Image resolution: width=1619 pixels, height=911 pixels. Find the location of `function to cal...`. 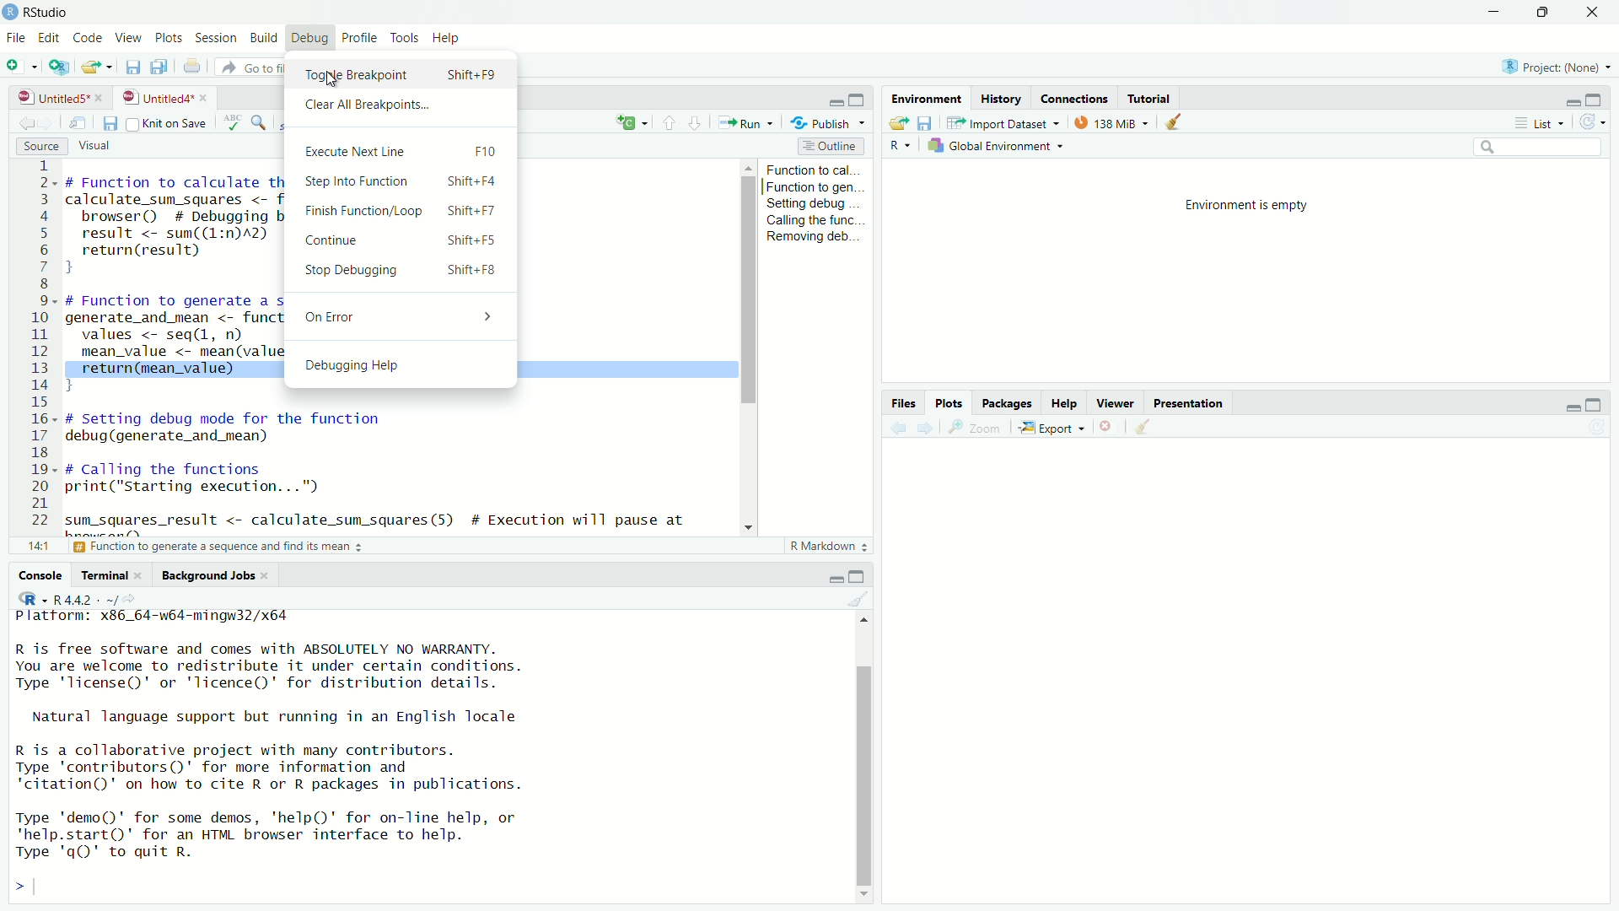

function to cal... is located at coordinates (813, 170).